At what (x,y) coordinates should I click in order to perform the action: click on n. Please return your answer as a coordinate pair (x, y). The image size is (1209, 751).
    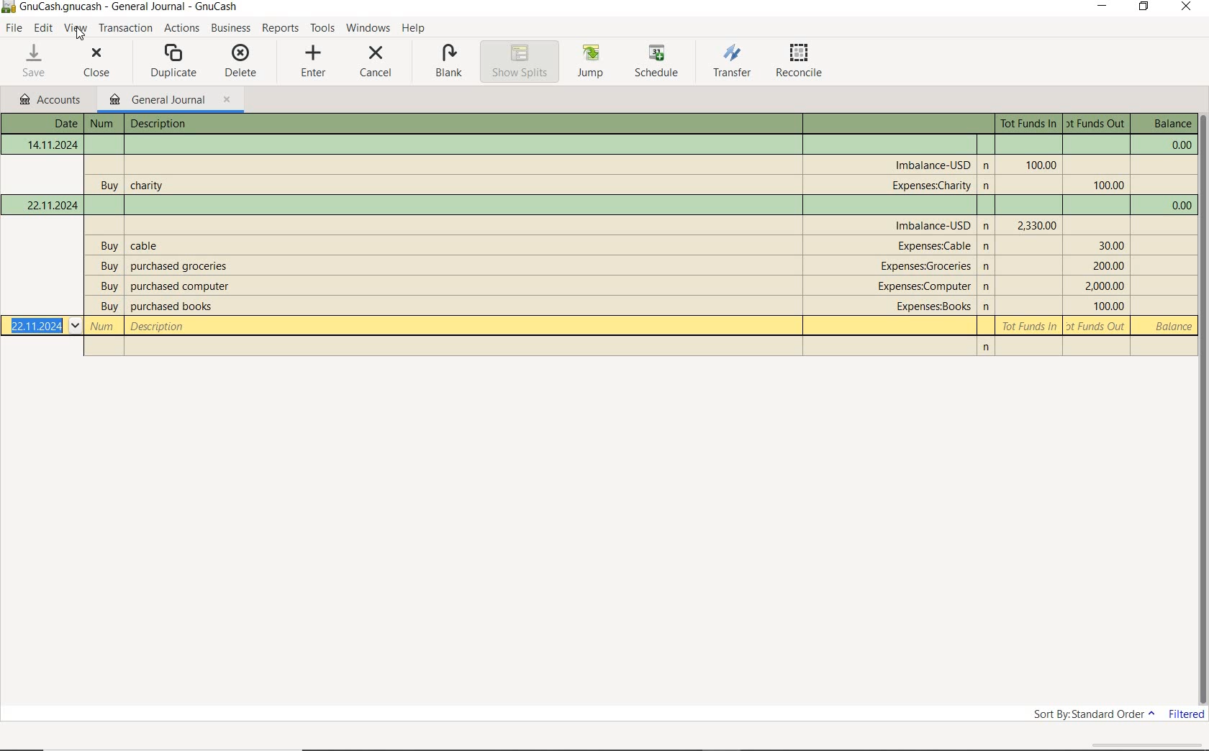
    Looking at the image, I should click on (987, 349).